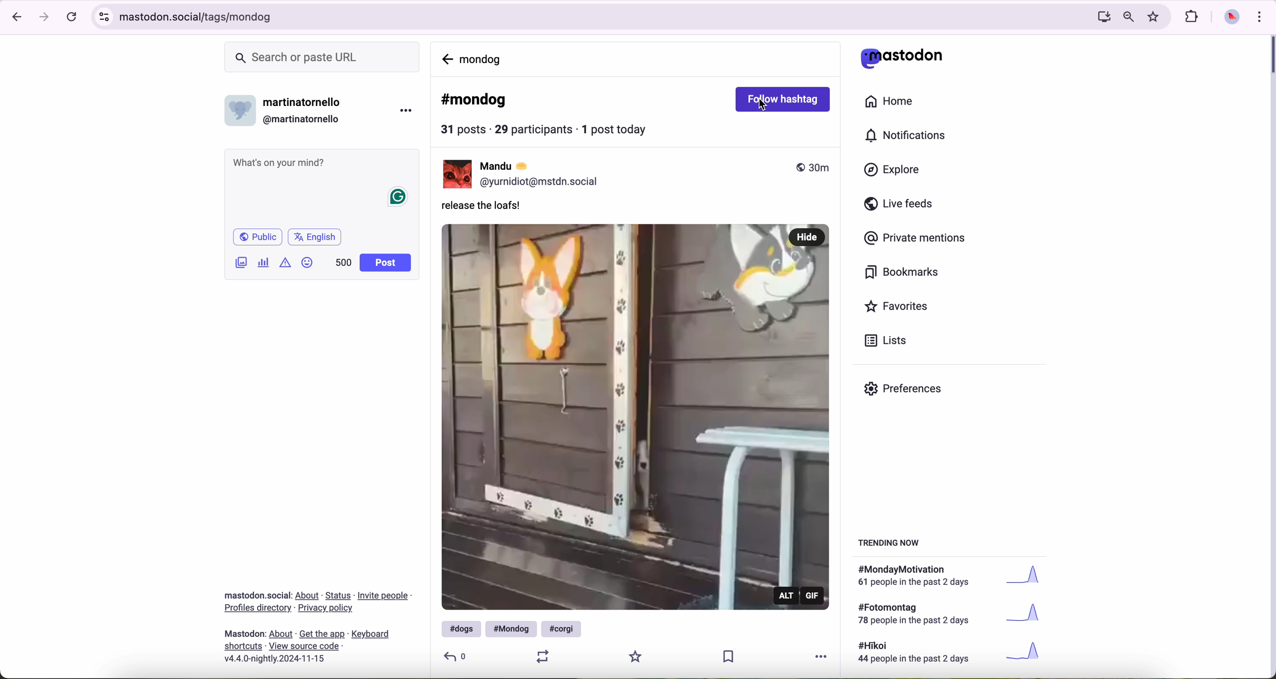 This screenshot has height=679, width=1276. What do you see at coordinates (540, 656) in the screenshot?
I see `retweet` at bounding box center [540, 656].